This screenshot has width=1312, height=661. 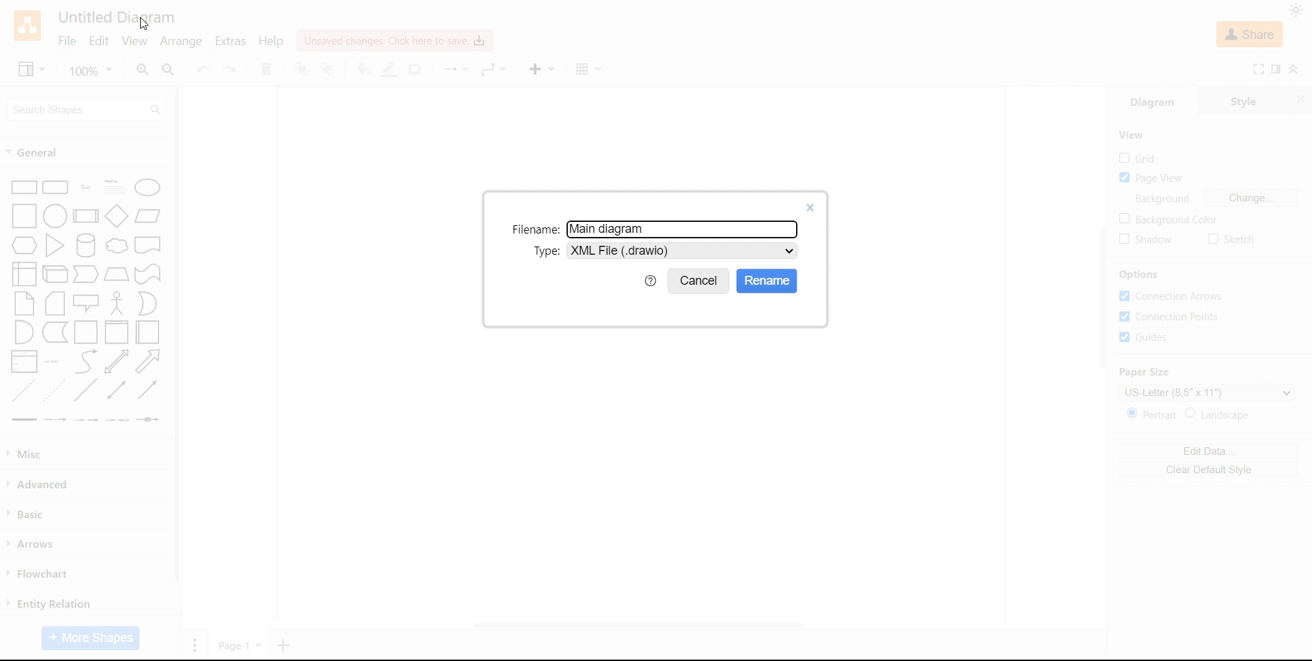 What do you see at coordinates (87, 301) in the screenshot?
I see `Shapes library ` at bounding box center [87, 301].